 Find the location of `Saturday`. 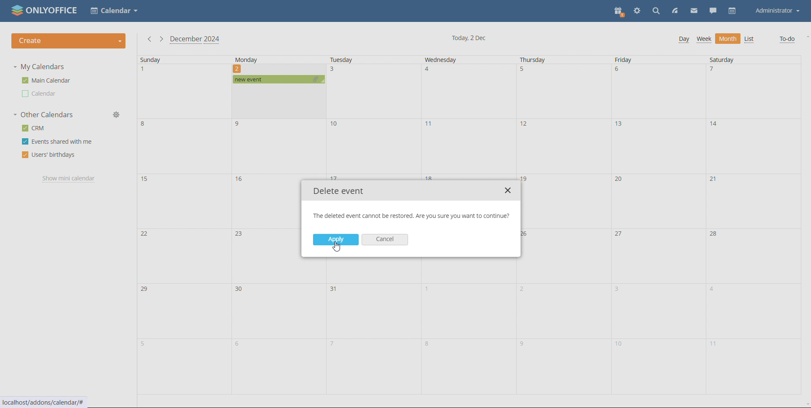

Saturday is located at coordinates (722, 59).